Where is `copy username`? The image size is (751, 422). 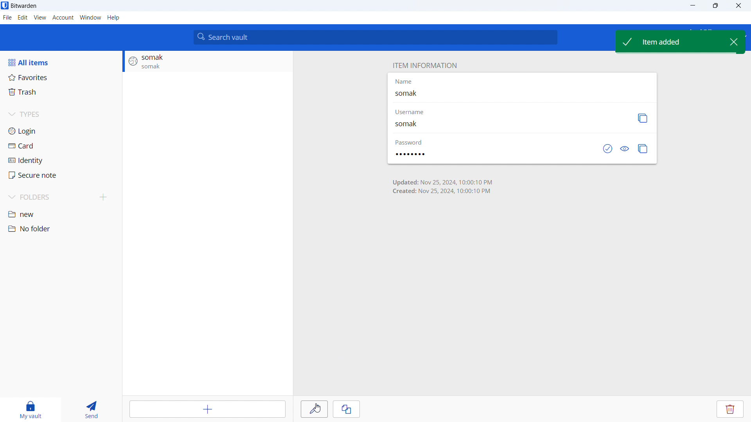
copy username is located at coordinates (643, 119).